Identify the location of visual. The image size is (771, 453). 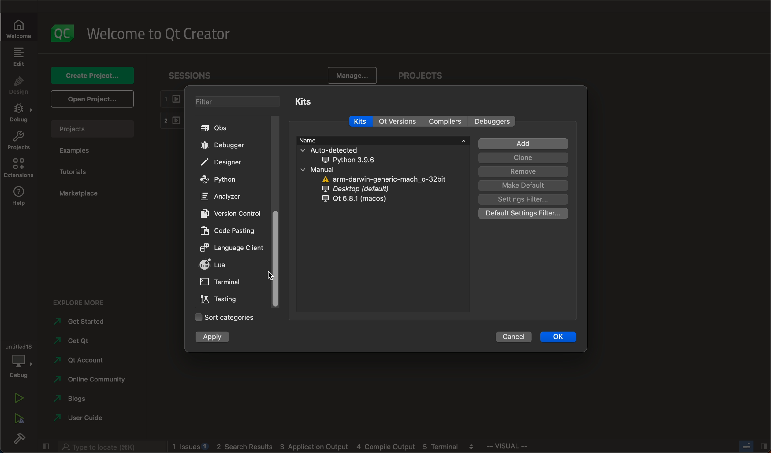
(529, 448).